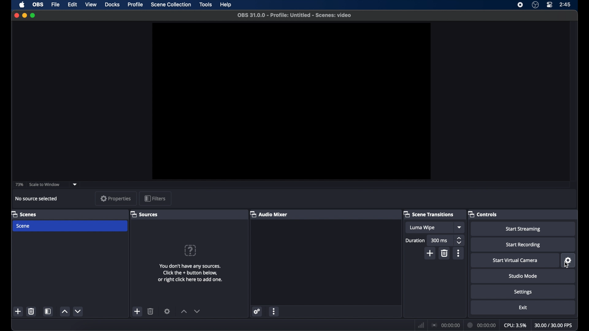 This screenshot has height=331, width=589. Describe the element at coordinates (44, 184) in the screenshot. I see `scale to window` at that location.